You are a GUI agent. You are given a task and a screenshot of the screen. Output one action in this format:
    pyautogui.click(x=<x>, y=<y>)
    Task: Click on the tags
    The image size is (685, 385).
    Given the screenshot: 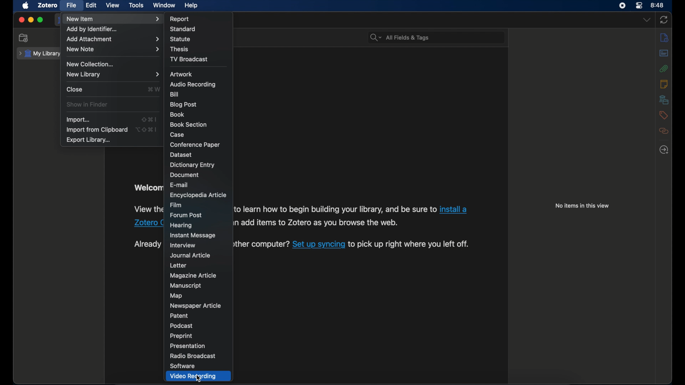 What is the action you would take?
    pyautogui.click(x=663, y=115)
    